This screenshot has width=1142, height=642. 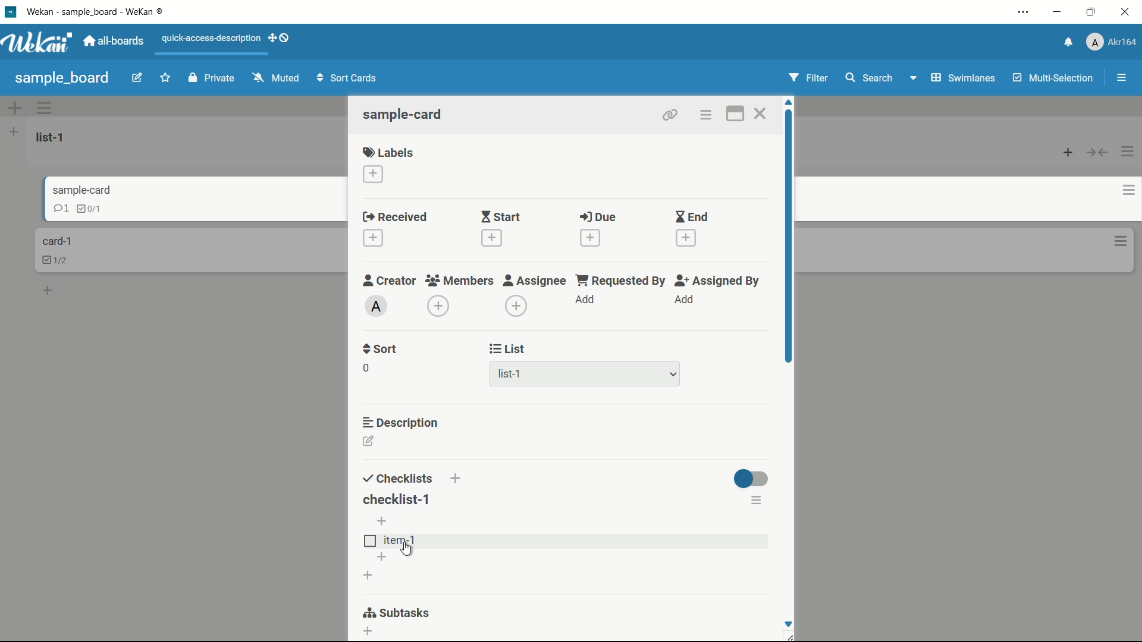 What do you see at coordinates (214, 77) in the screenshot?
I see `private` at bounding box center [214, 77].